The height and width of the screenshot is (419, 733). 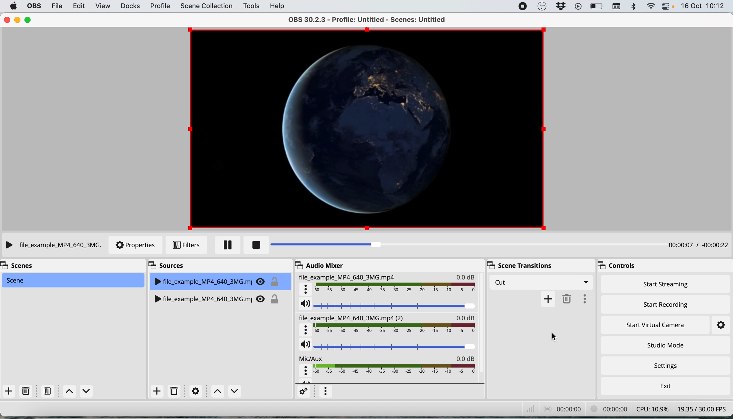 I want to click on settings, so click(x=194, y=391).